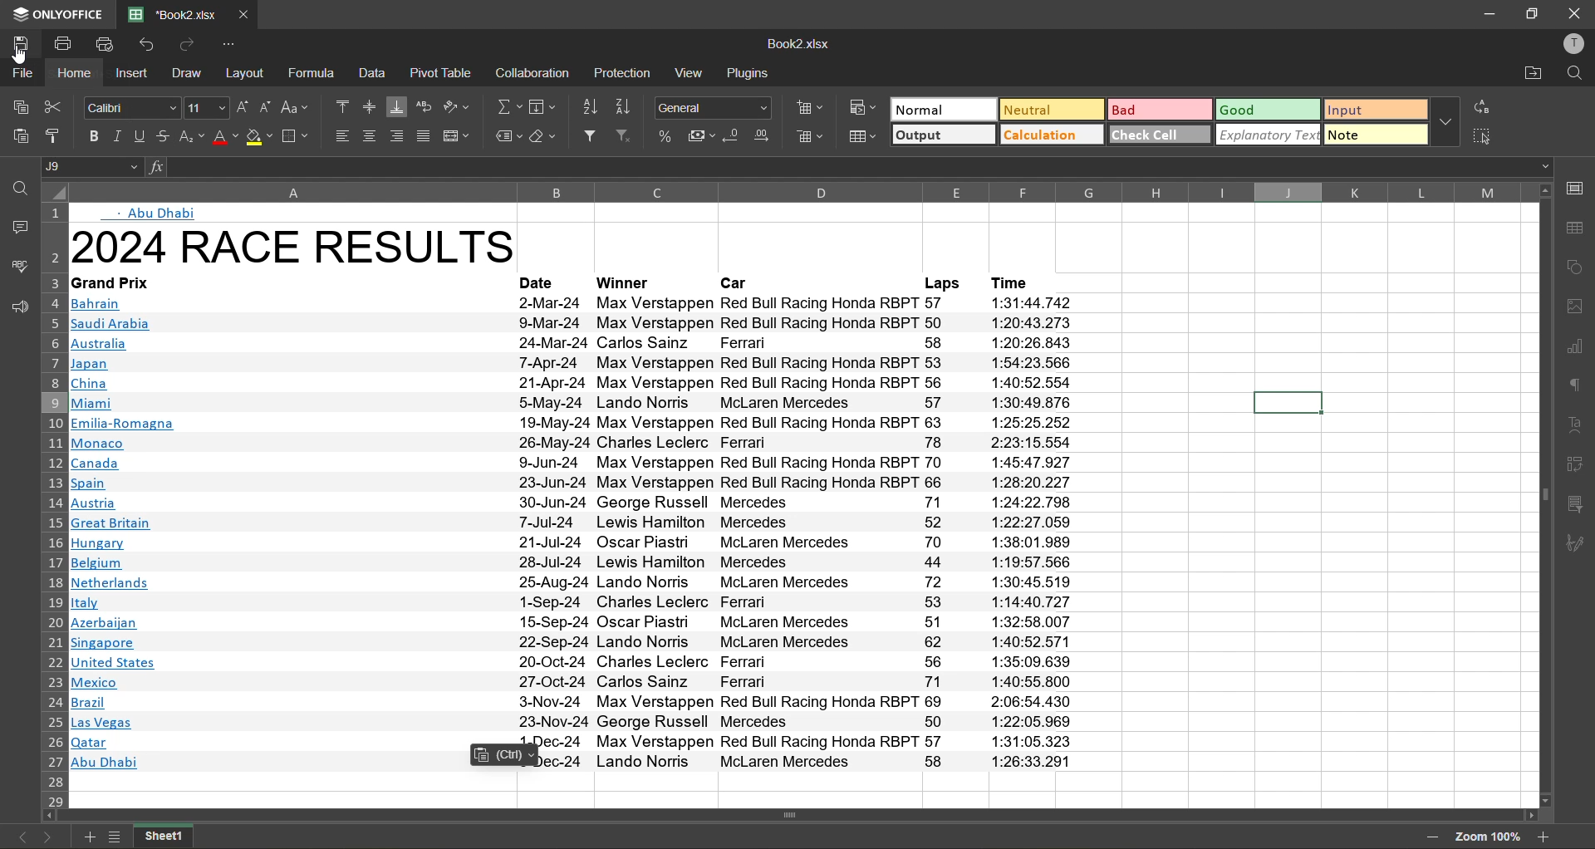  What do you see at coordinates (573, 563) in the screenshot?
I see `text info` at bounding box center [573, 563].